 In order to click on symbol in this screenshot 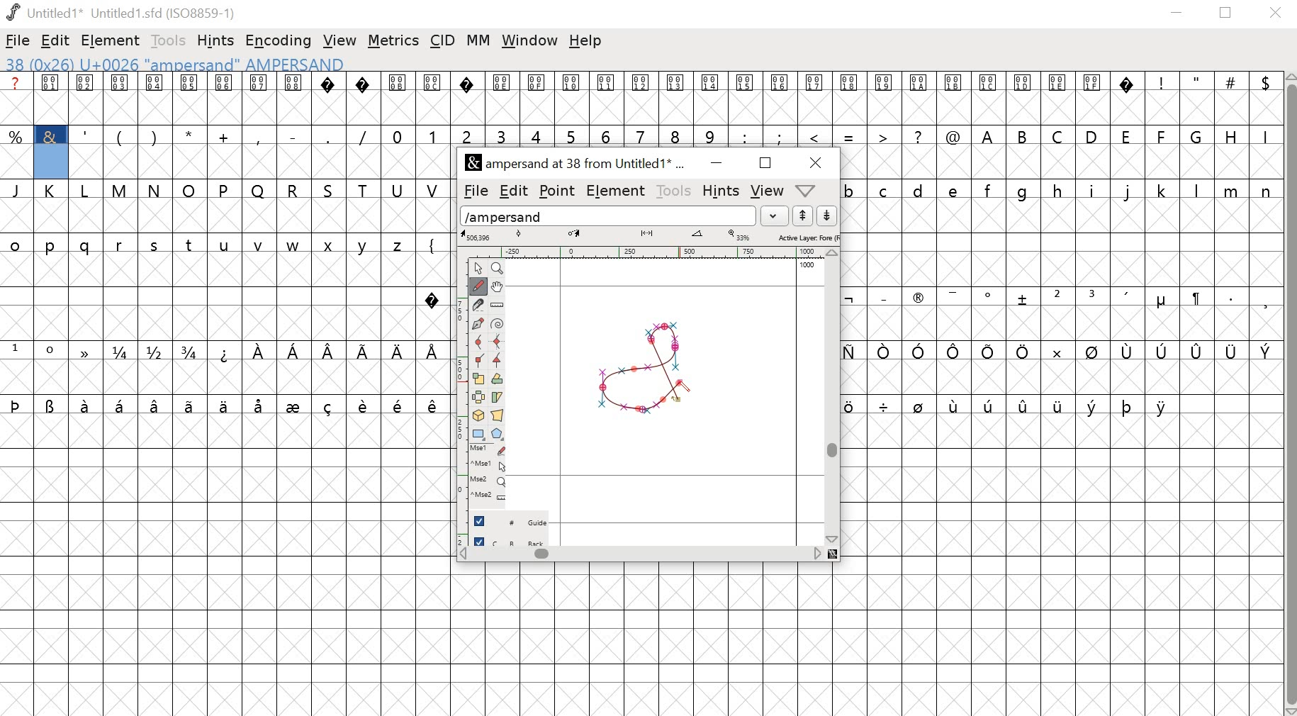, I will do `click(919, 405)`.